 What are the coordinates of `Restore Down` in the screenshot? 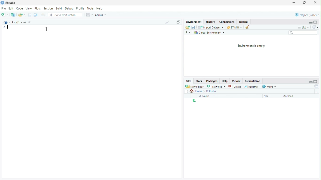 It's located at (305, 3).